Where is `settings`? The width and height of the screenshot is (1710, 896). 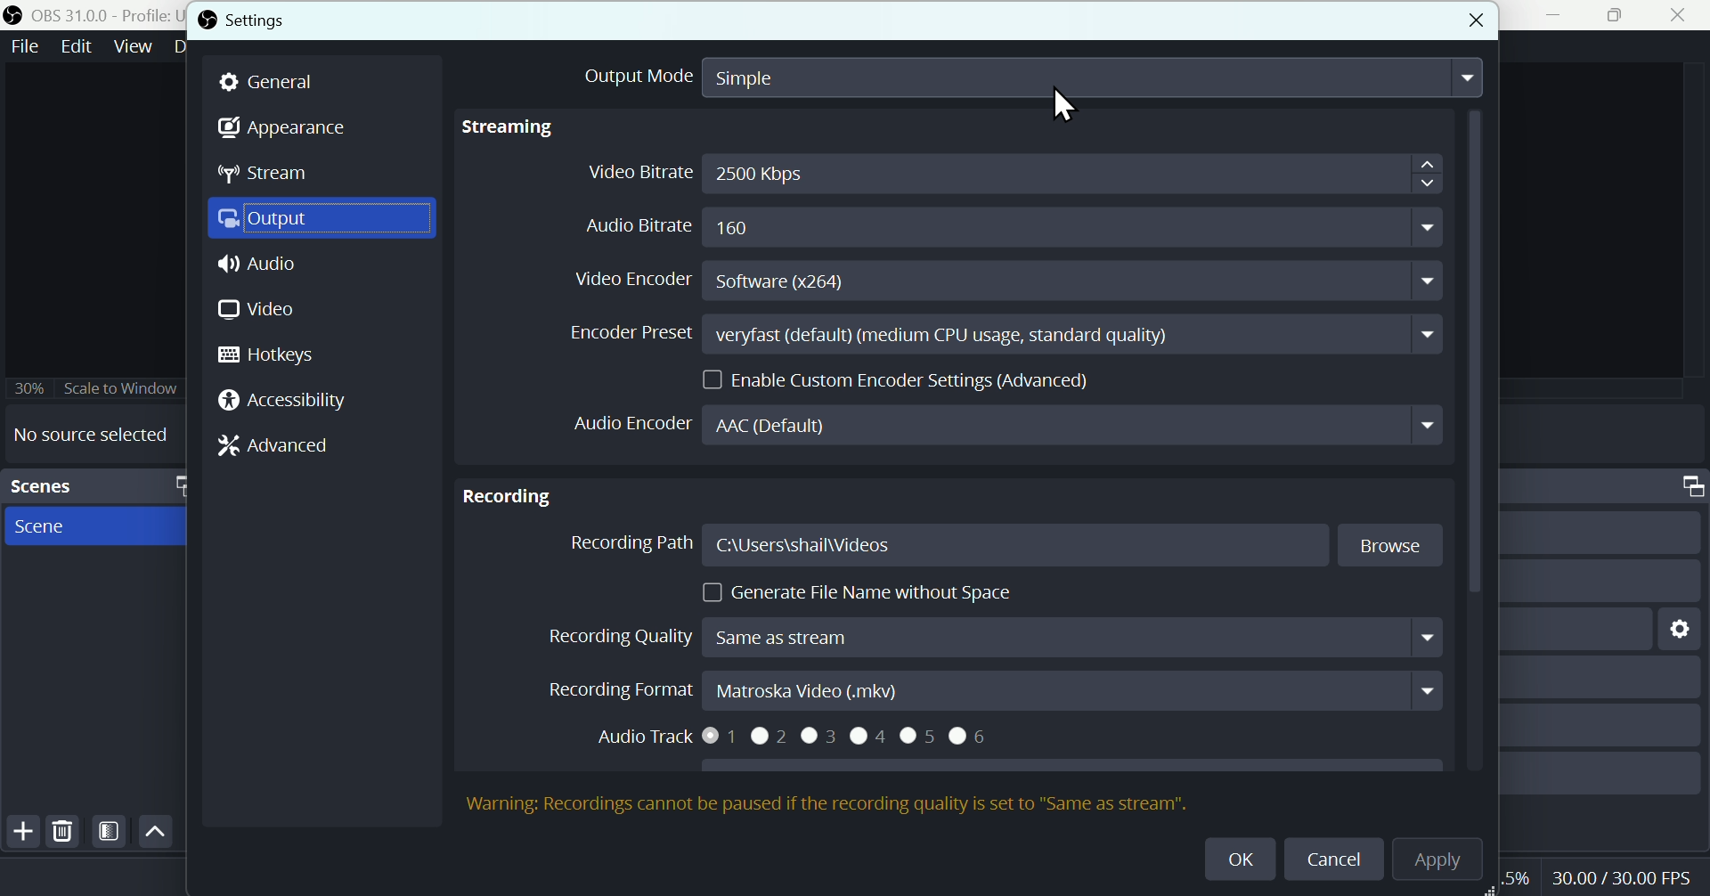
settings is located at coordinates (240, 23).